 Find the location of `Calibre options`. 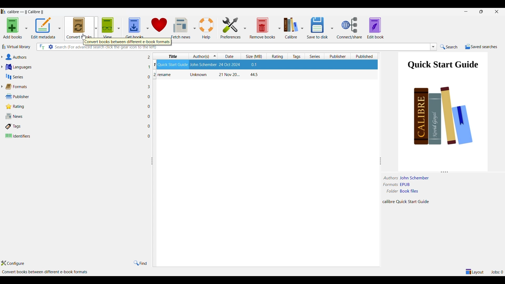

Calibre options is located at coordinates (302, 28).